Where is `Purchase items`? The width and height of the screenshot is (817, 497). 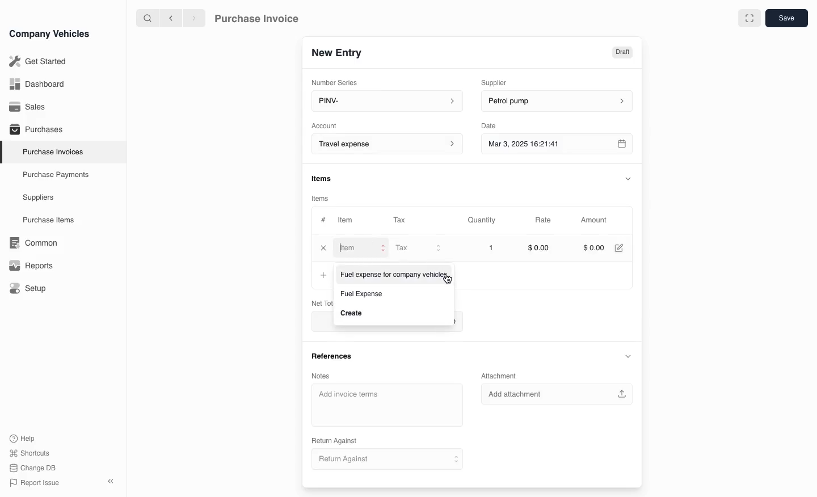
Purchase items is located at coordinates (44, 220).